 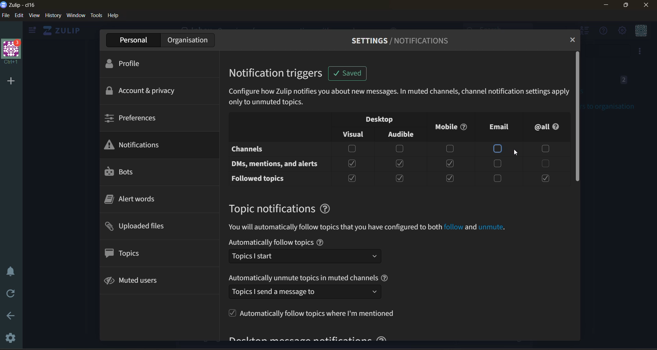 What do you see at coordinates (262, 179) in the screenshot?
I see `followed topics` at bounding box center [262, 179].